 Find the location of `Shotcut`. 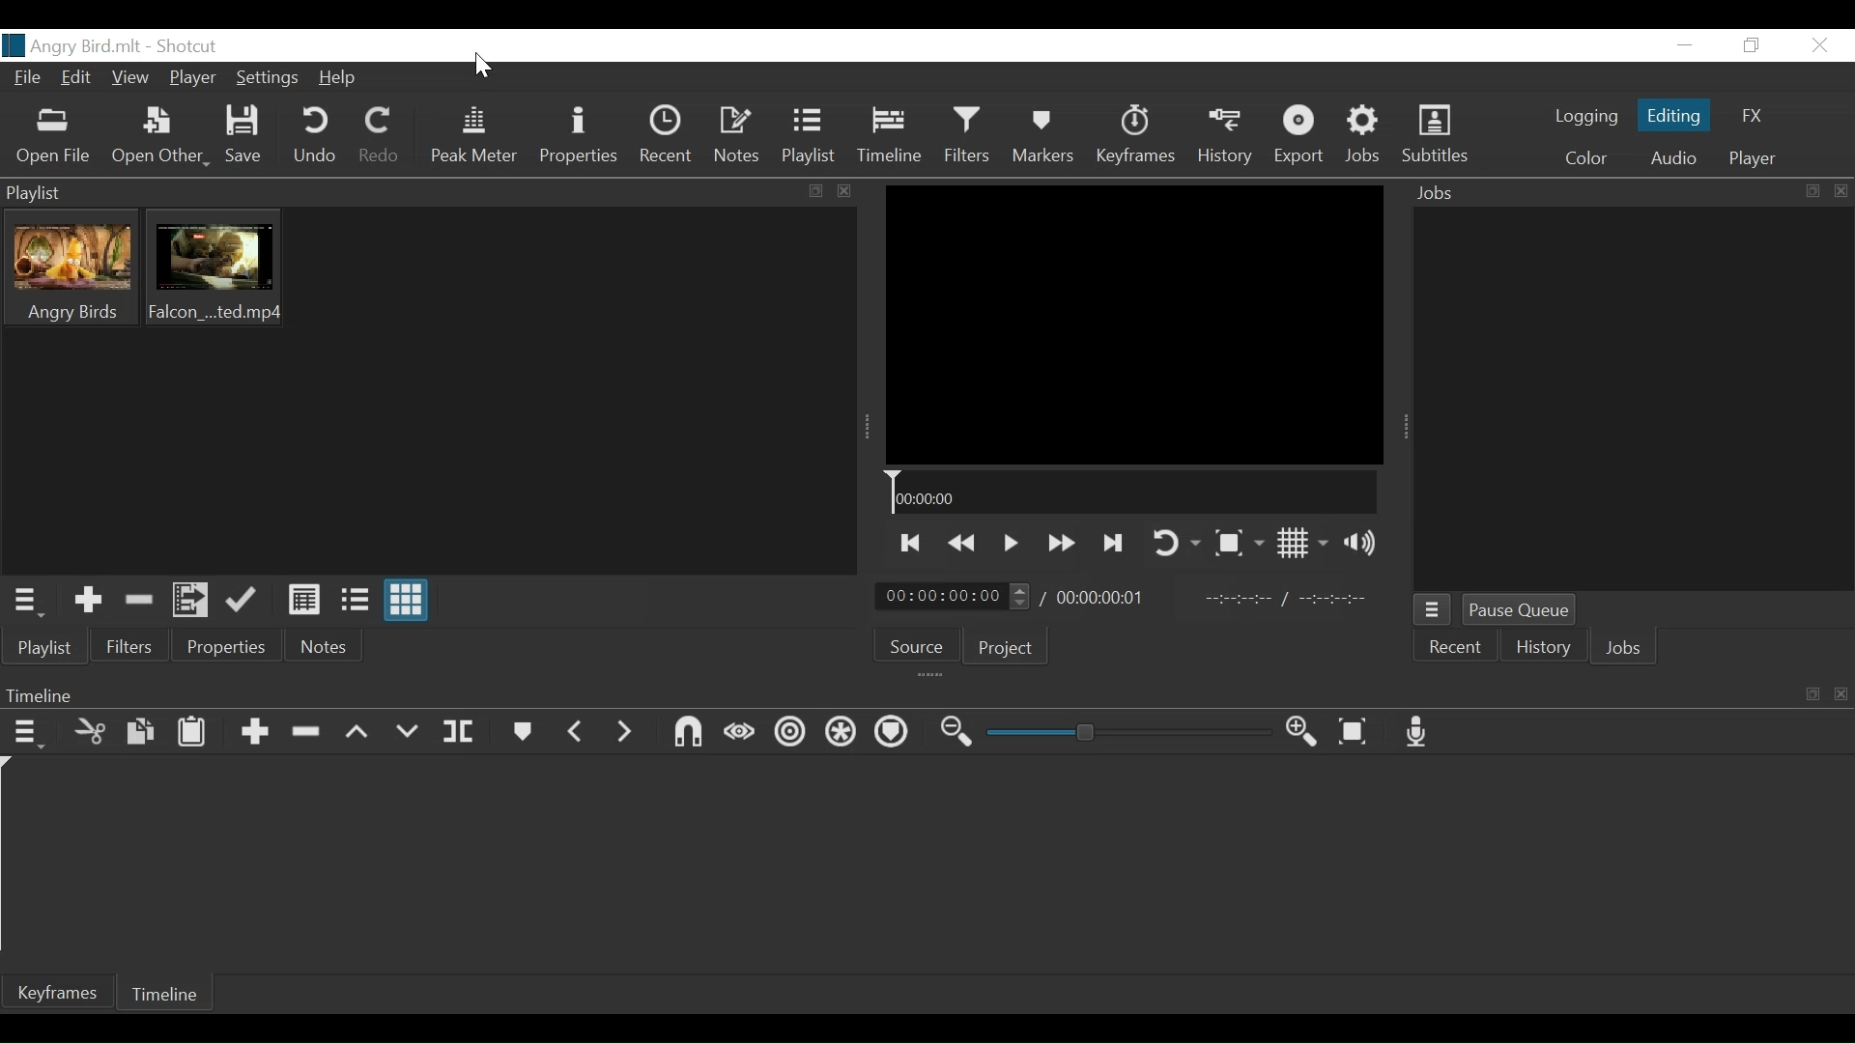

Shotcut is located at coordinates (185, 47).